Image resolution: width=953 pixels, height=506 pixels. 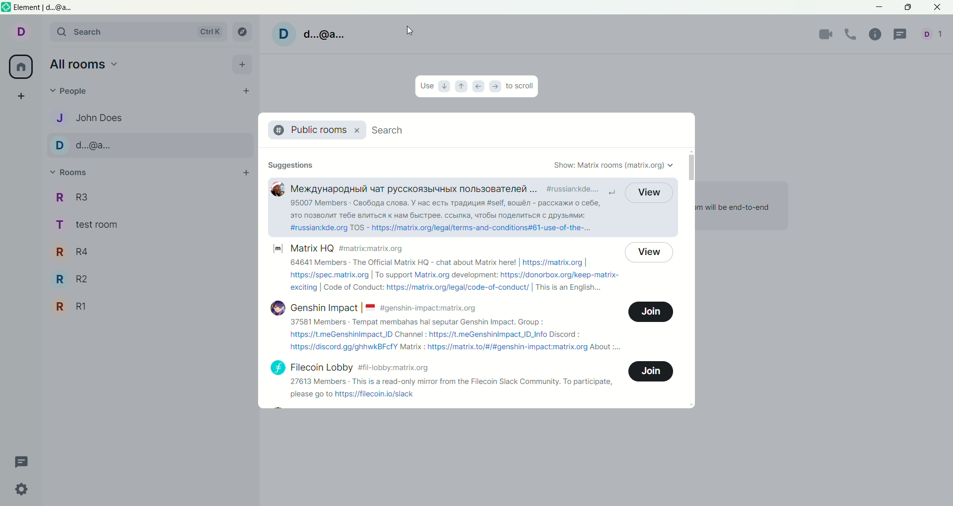 I want to click on Once invited users have joined Element, you will be able to chat and the room will be end-to-end encrypted, so click(x=733, y=213).